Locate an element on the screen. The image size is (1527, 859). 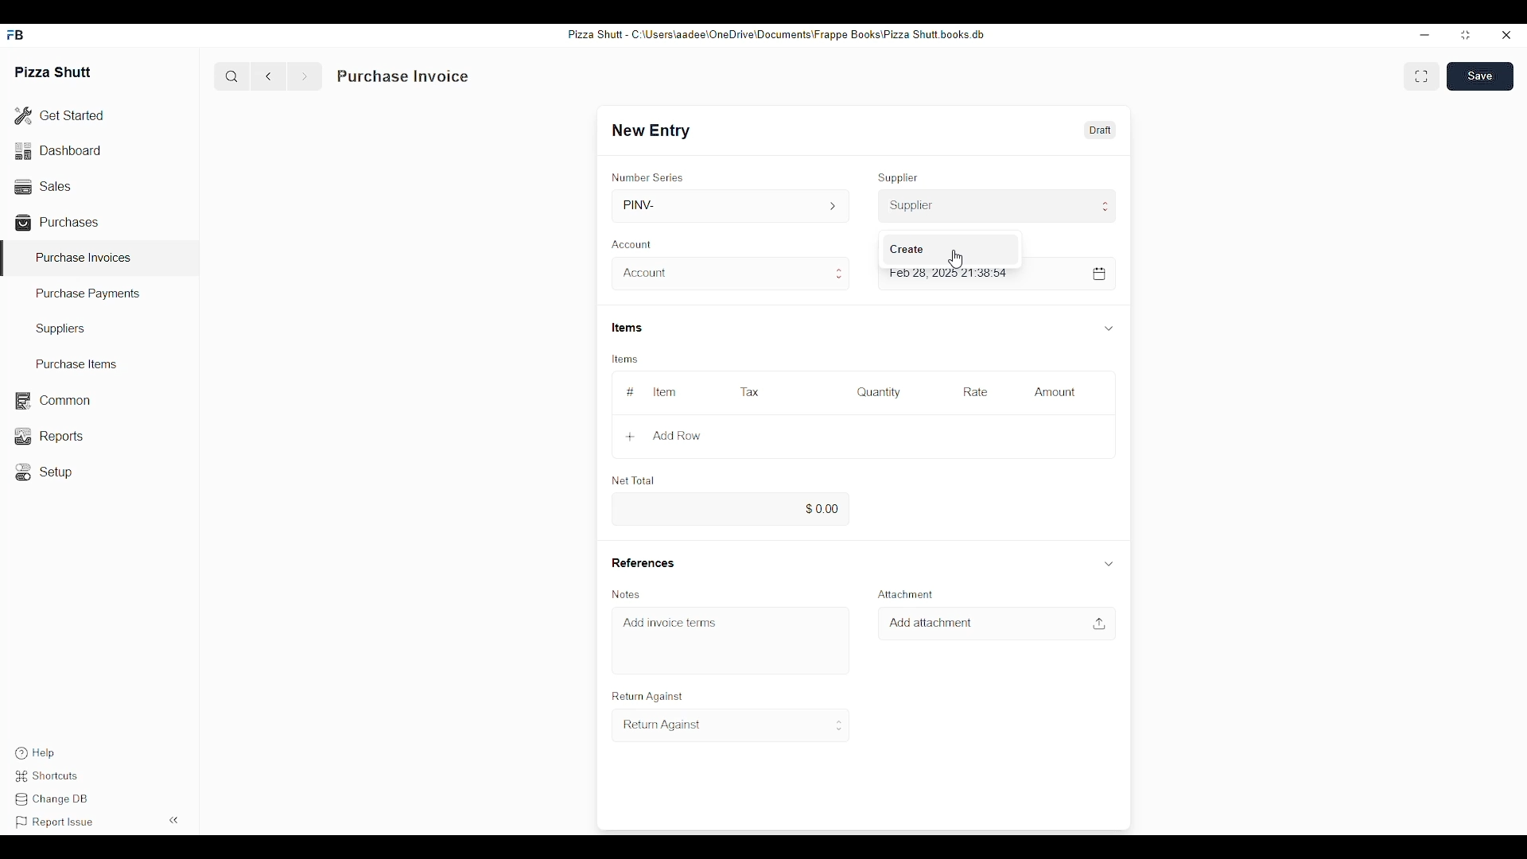
Reports is located at coordinates (47, 436).